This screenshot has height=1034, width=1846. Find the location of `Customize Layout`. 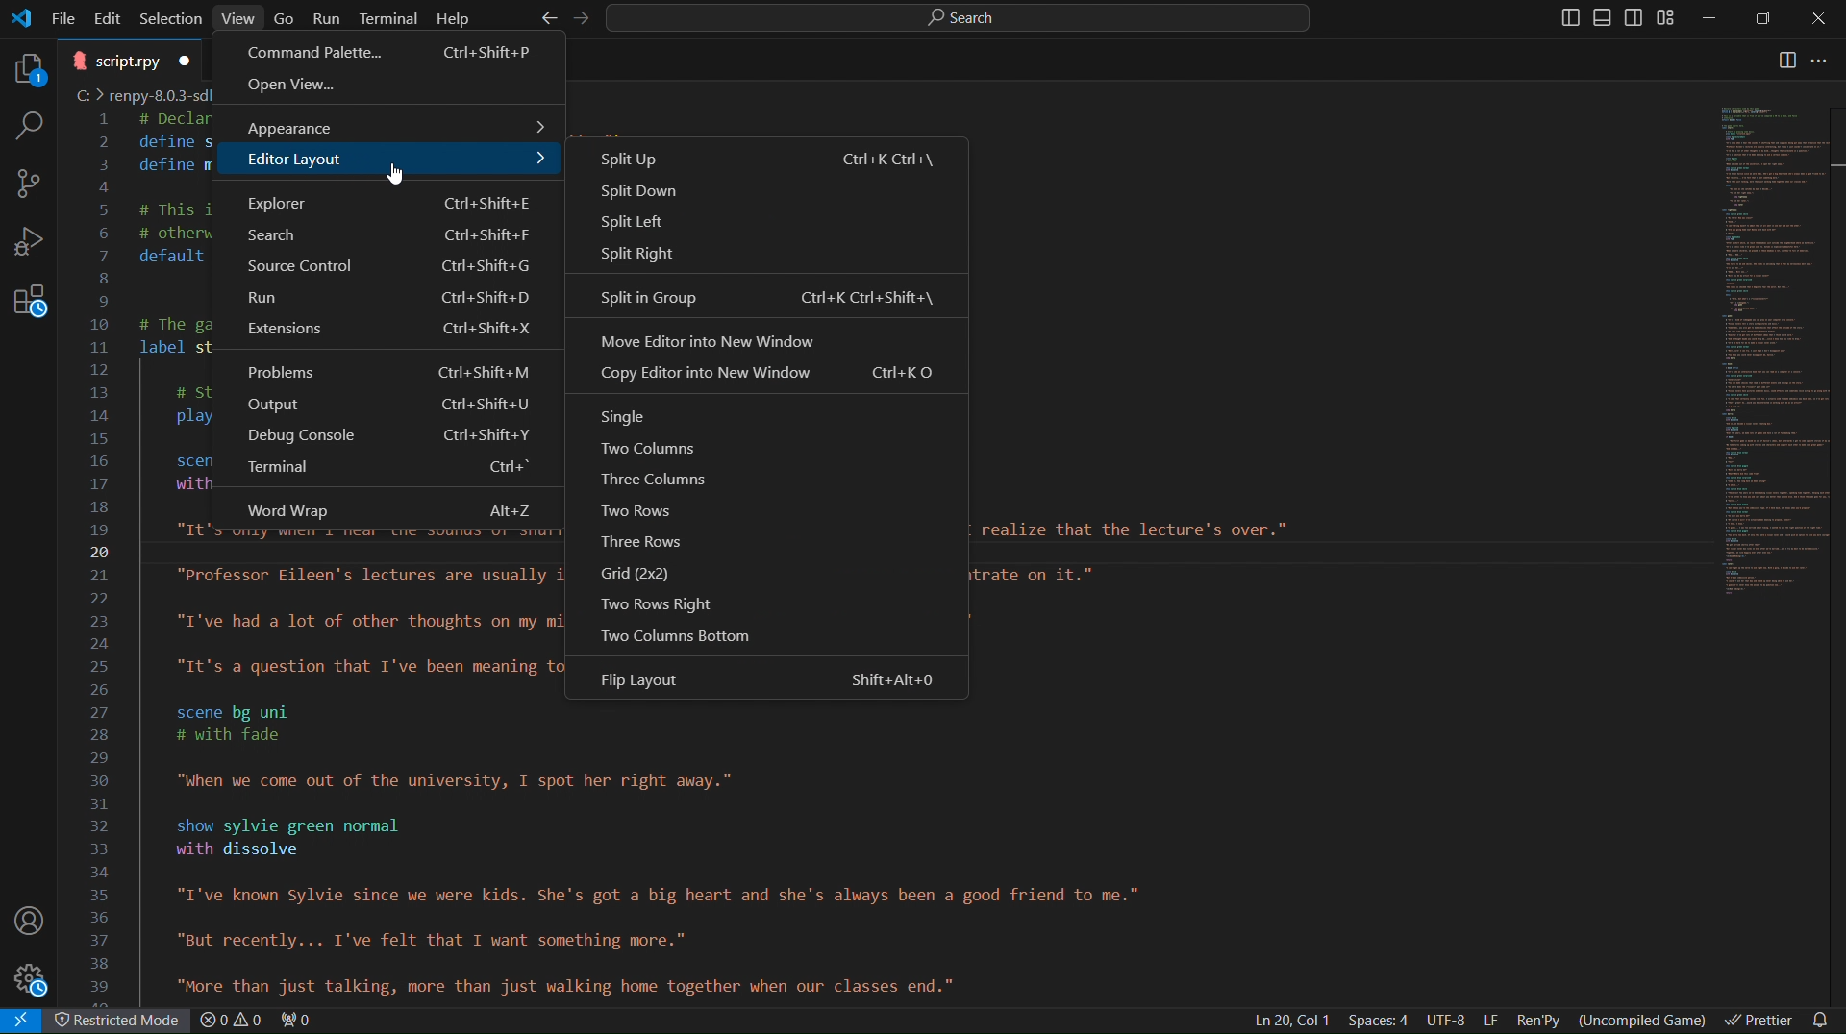

Customize Layout is located at coordinates (1672, 20).